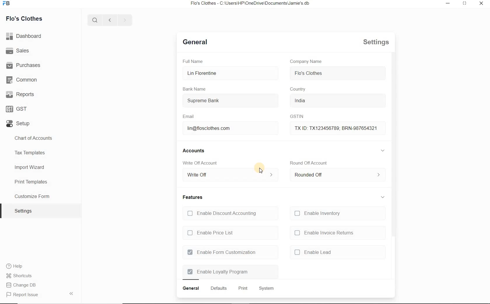  I want to click on Enable Form Customization, so click(221, 252).